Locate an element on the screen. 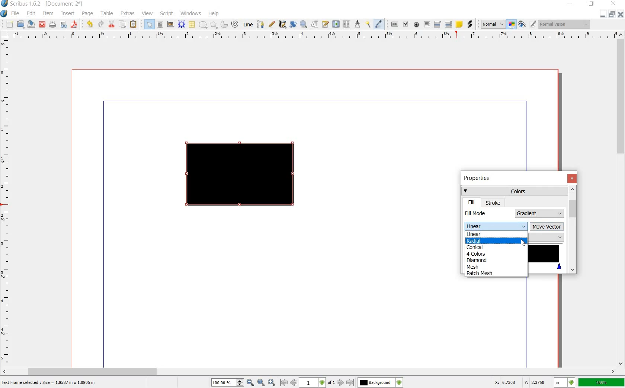 The image size is (625, 388). scroll bar is located at coordinates (621, 200).